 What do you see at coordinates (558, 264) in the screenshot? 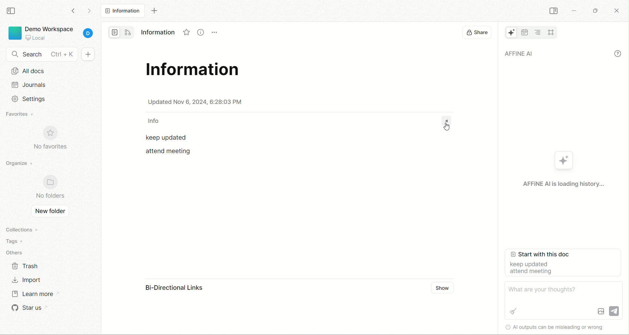
I see `start with this document` at bounding box center [558, 264].